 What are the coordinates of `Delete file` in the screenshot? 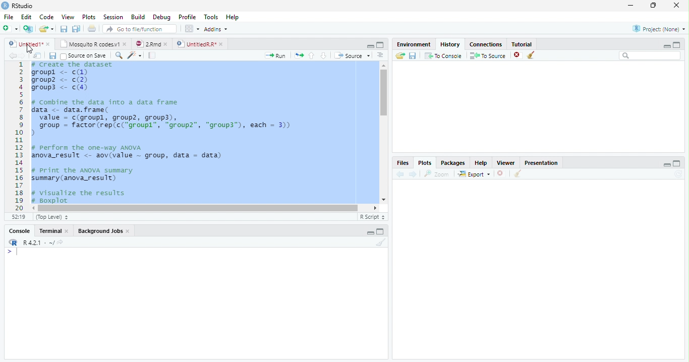 It's located at (519, 55).